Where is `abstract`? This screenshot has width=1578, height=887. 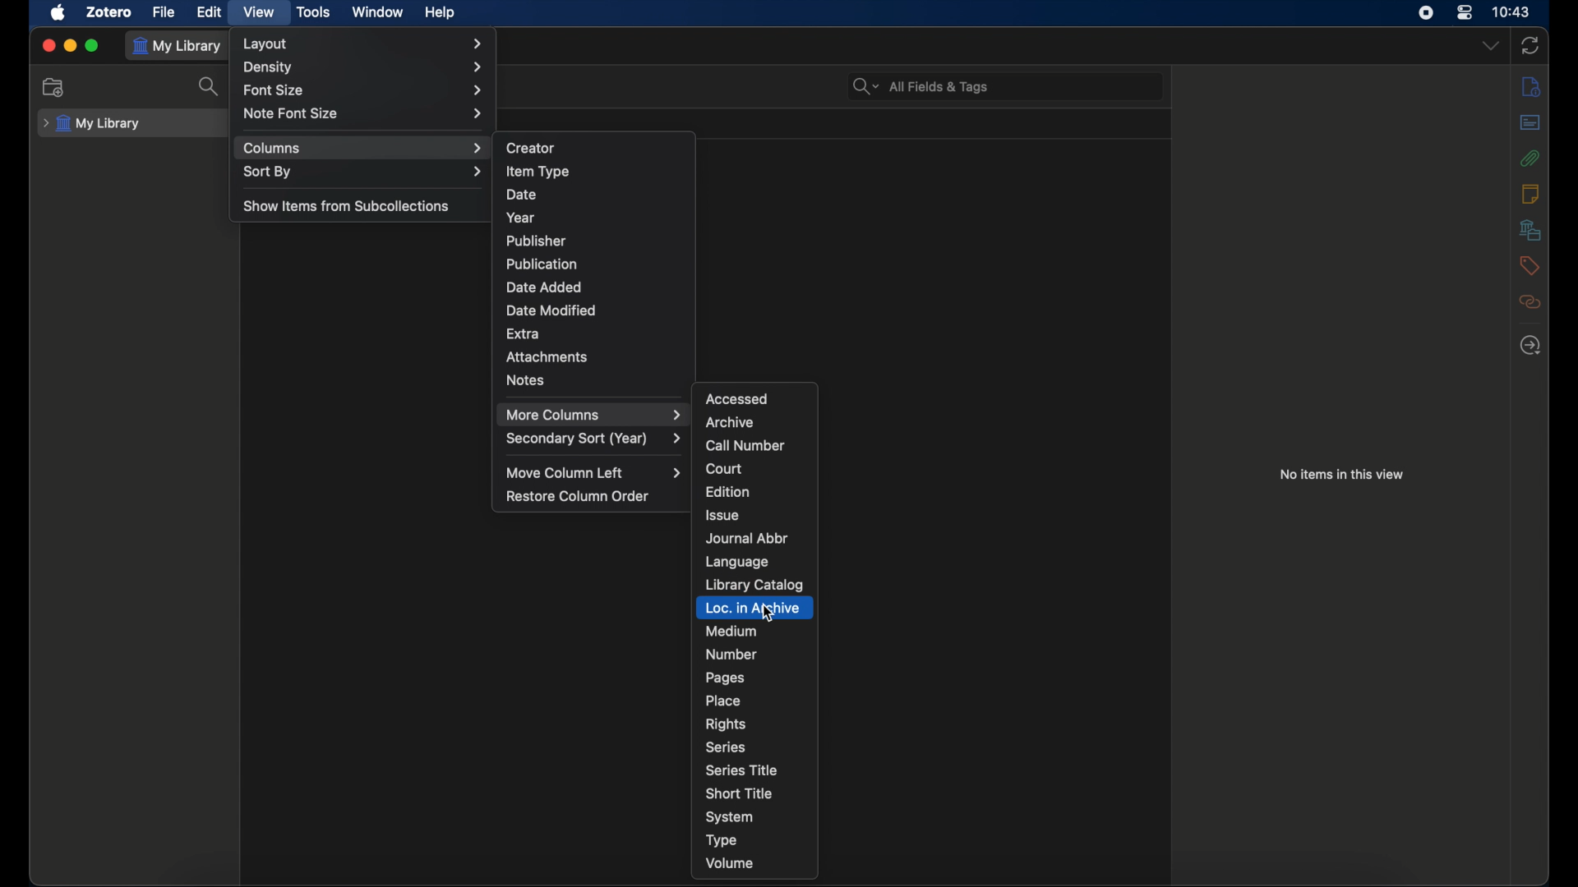 abstract is located at coordinates (1530, 122).